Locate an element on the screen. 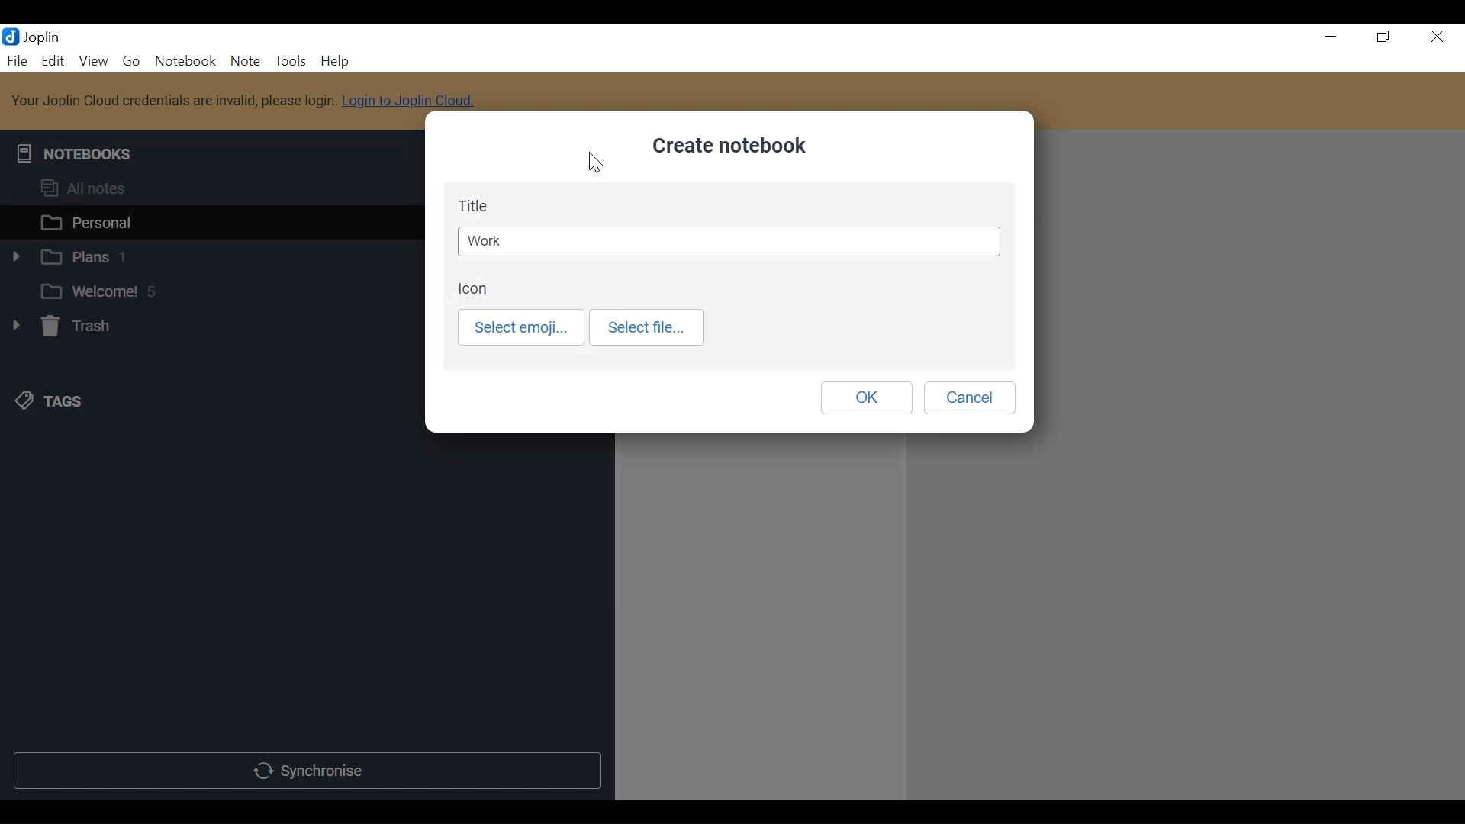 This screenshot has width=1465, height=824. File is located at coordinates (16, 60).